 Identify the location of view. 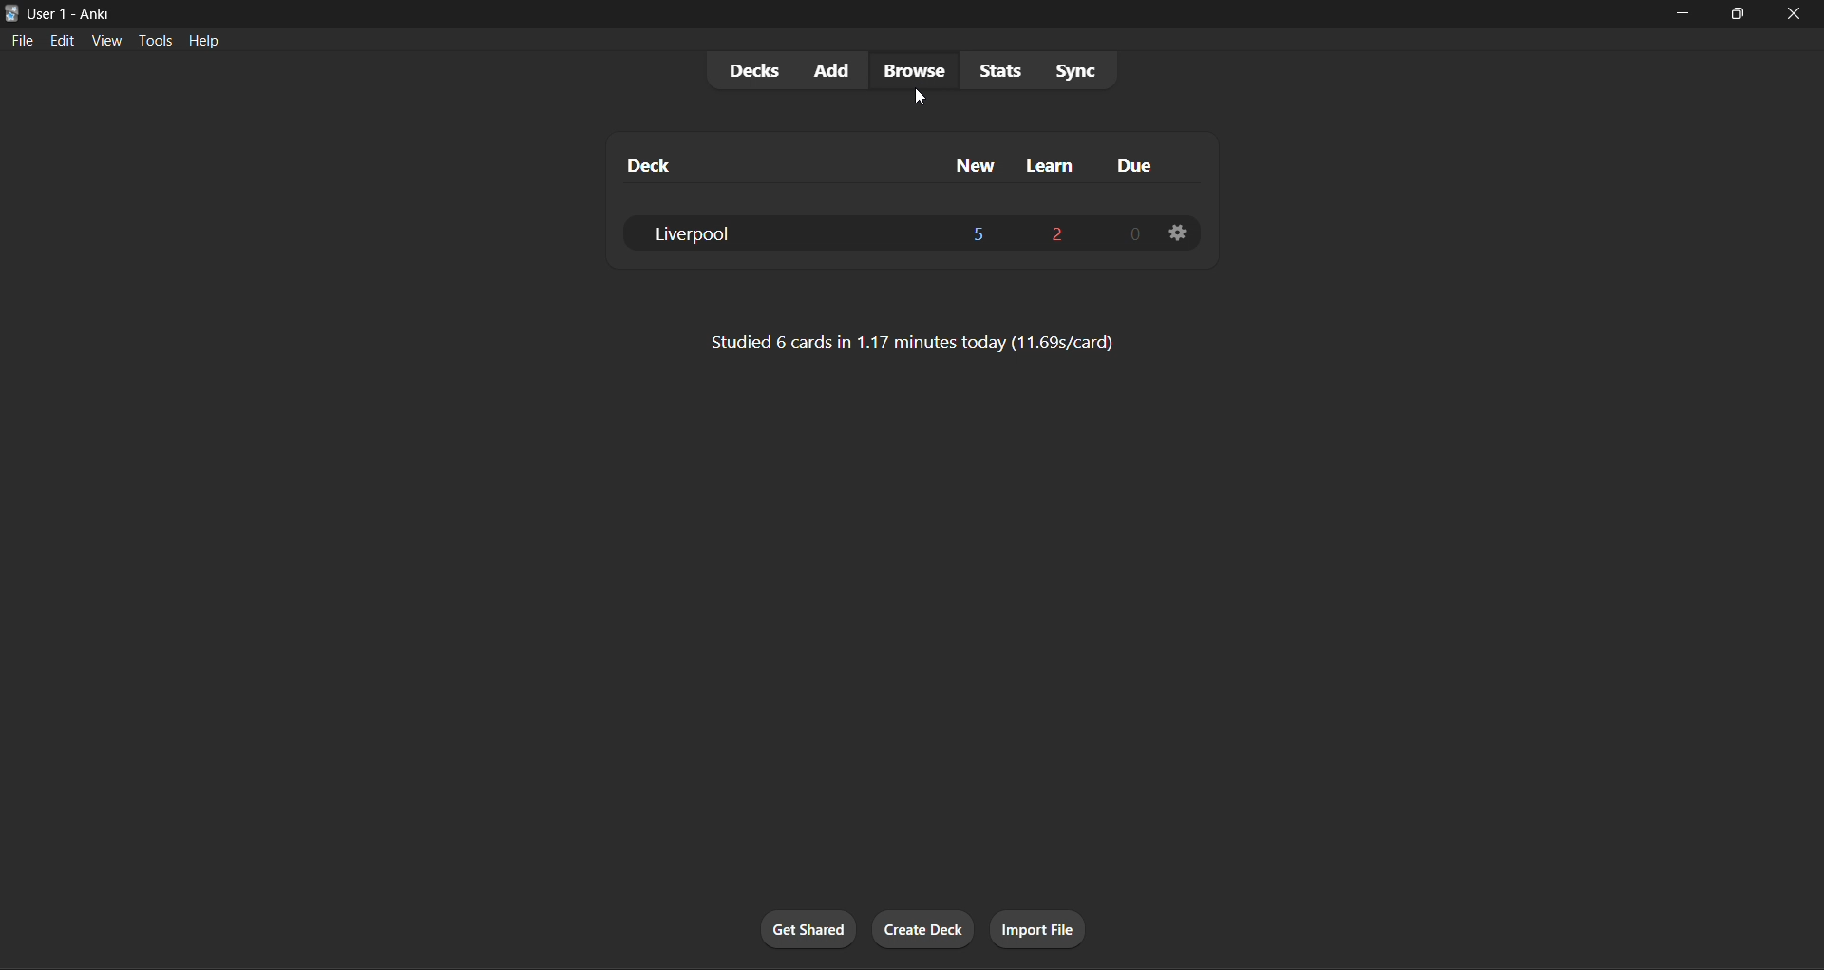
(107, 39).